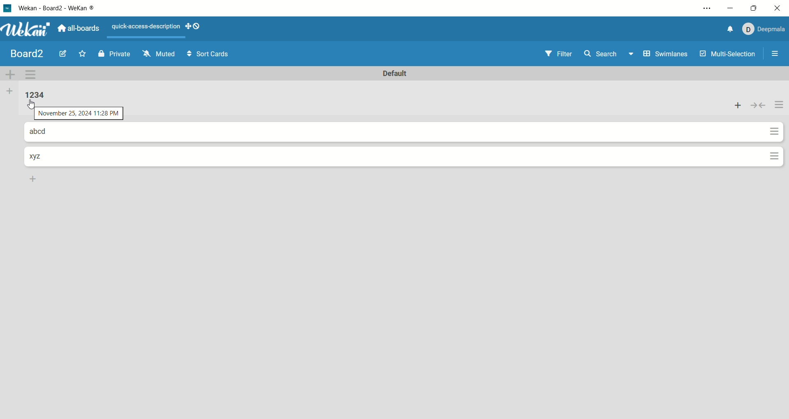 The image size is (789, 419). What do you see at coordinates (63, 55) in the screenshot?
I see `edit` at bounding box center [63, 55].